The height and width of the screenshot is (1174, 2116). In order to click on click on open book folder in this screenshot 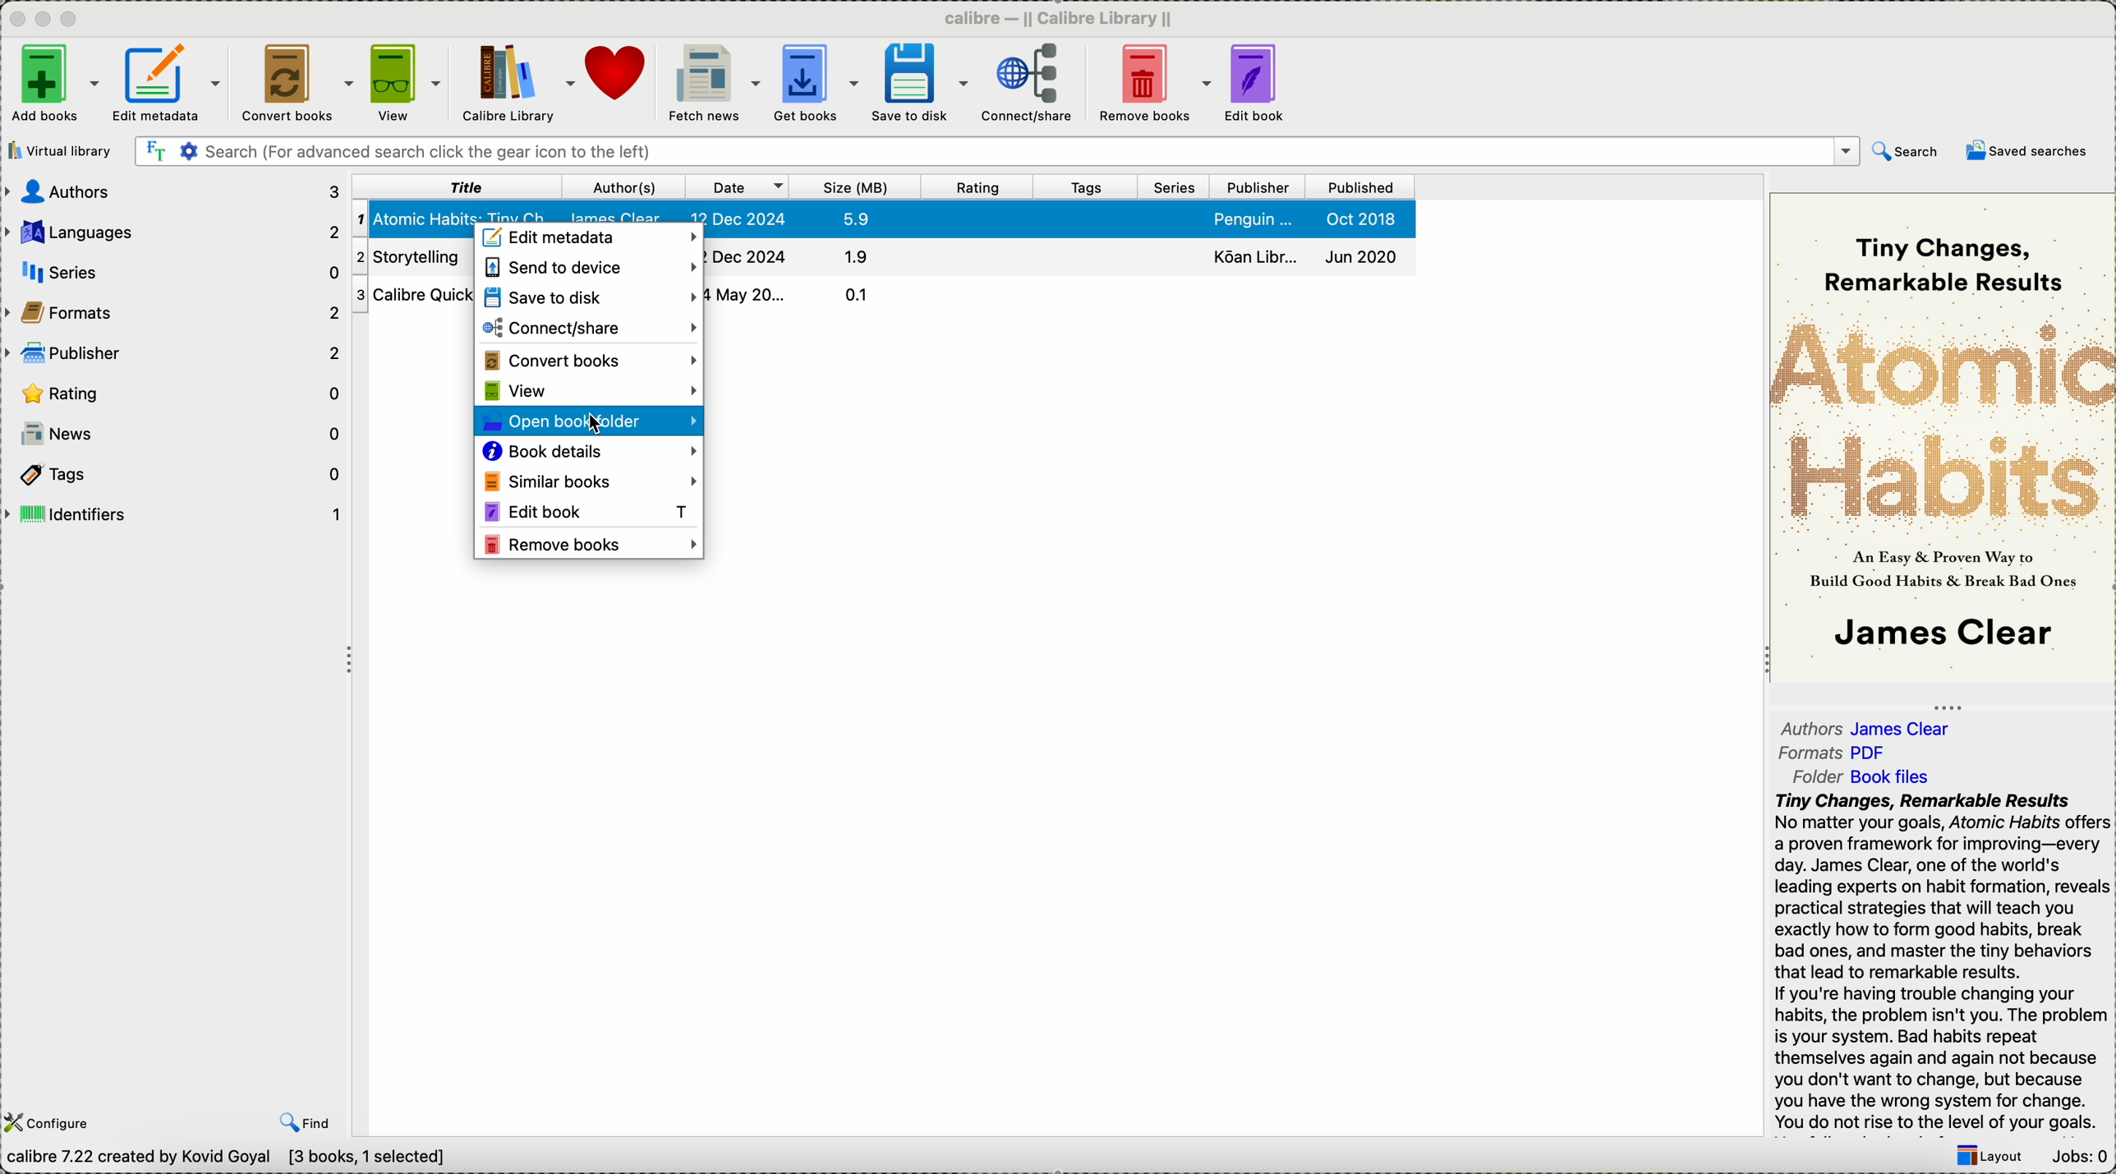, I will do `click(589, 422)`.